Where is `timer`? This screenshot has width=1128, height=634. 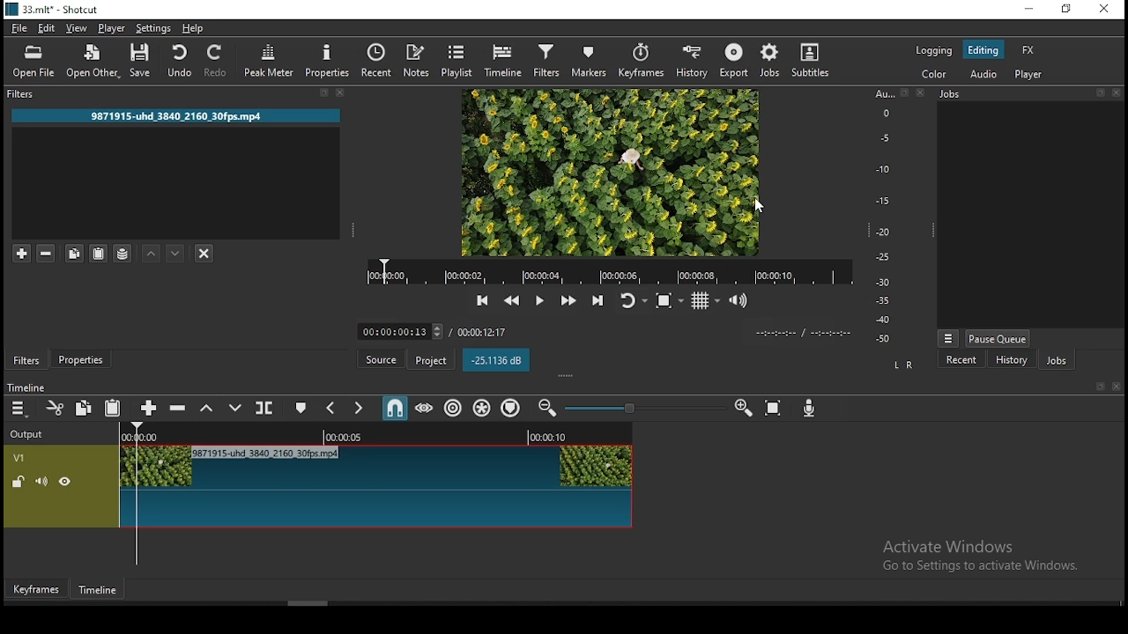 timer is located at coordinates (436, 331).